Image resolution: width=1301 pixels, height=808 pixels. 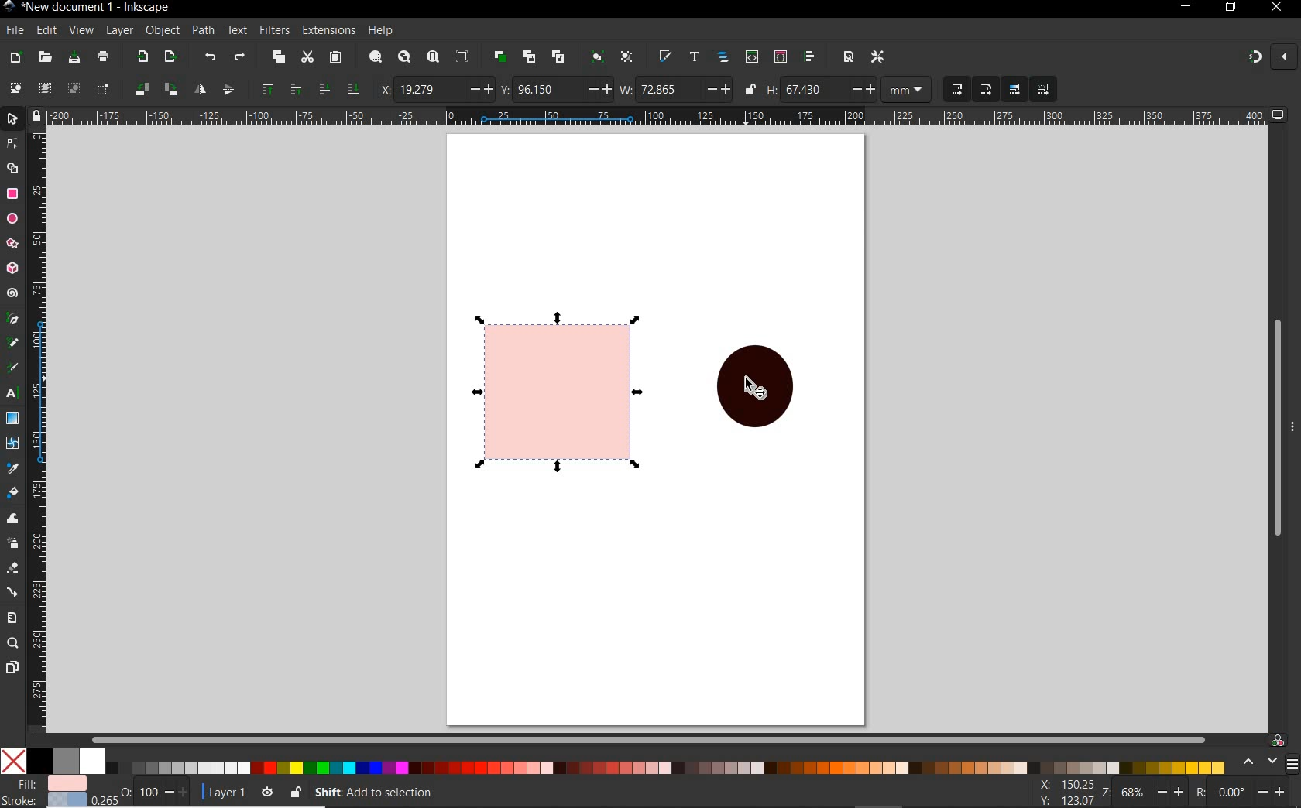 What do you see at coordinates (1272, 56) in the screenshot?
I see `snapping on and off` at bounding box center [1272, 56].